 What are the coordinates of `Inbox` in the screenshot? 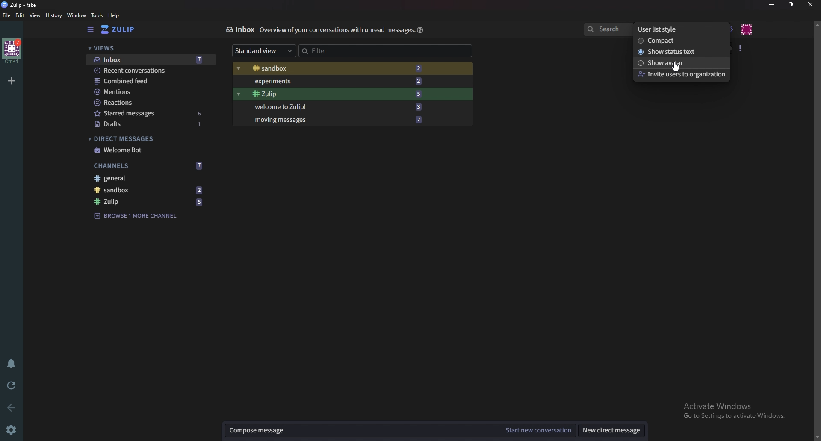 It's located at (151, 60).